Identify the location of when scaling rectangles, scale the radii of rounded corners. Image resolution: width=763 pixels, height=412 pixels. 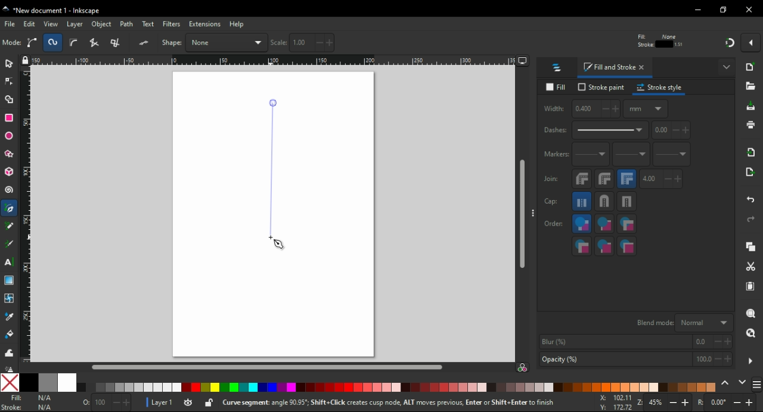
(658, 43).